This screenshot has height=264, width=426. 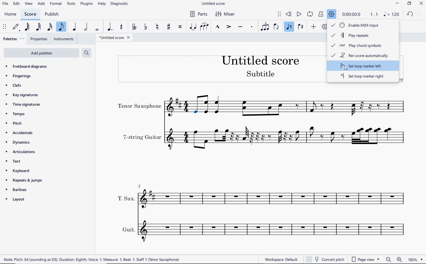 I want to click on MIXER, so click(x=228, y=14).